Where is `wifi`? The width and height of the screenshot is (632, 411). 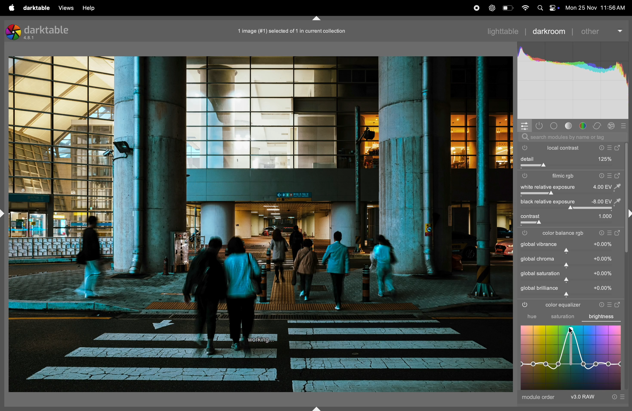
wifi is located at coordinates (525, 8).